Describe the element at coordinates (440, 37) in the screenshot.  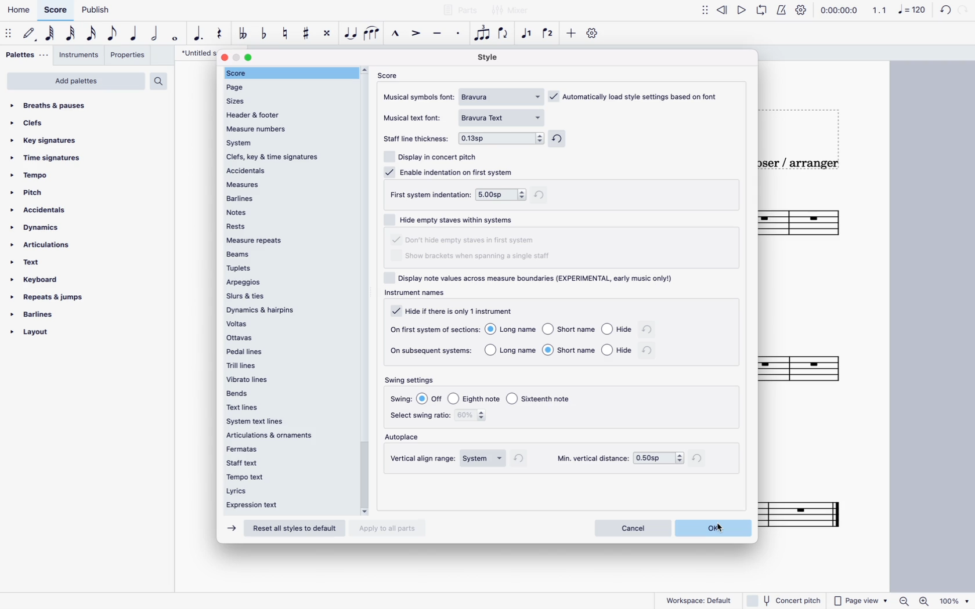
I see `tenuto` at that location.